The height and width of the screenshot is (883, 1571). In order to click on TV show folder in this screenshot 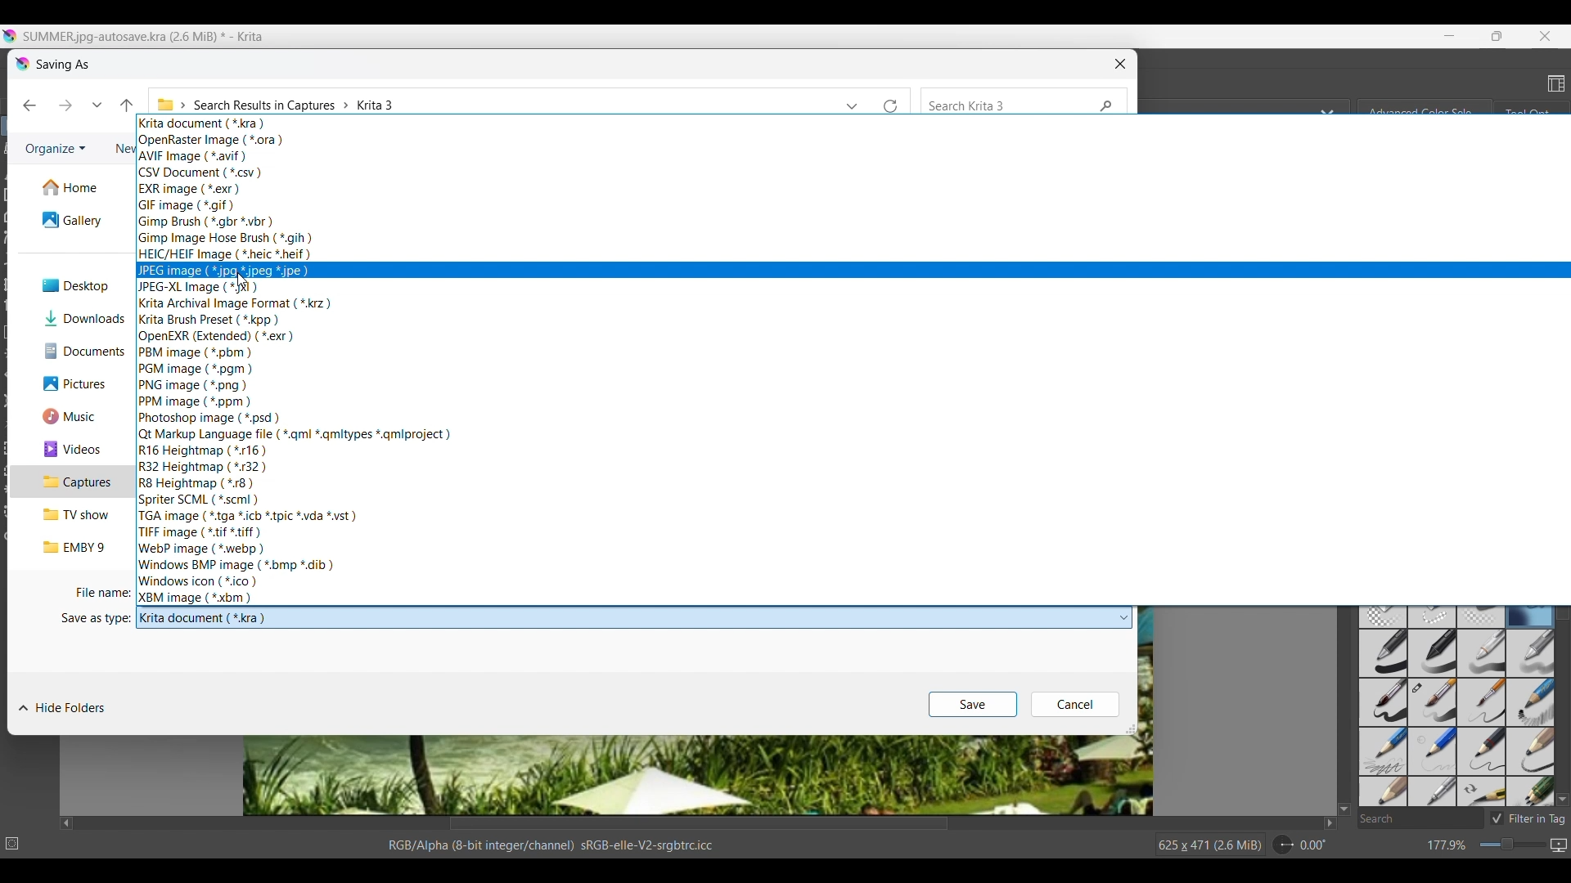, I will do `click(70, 513)`.